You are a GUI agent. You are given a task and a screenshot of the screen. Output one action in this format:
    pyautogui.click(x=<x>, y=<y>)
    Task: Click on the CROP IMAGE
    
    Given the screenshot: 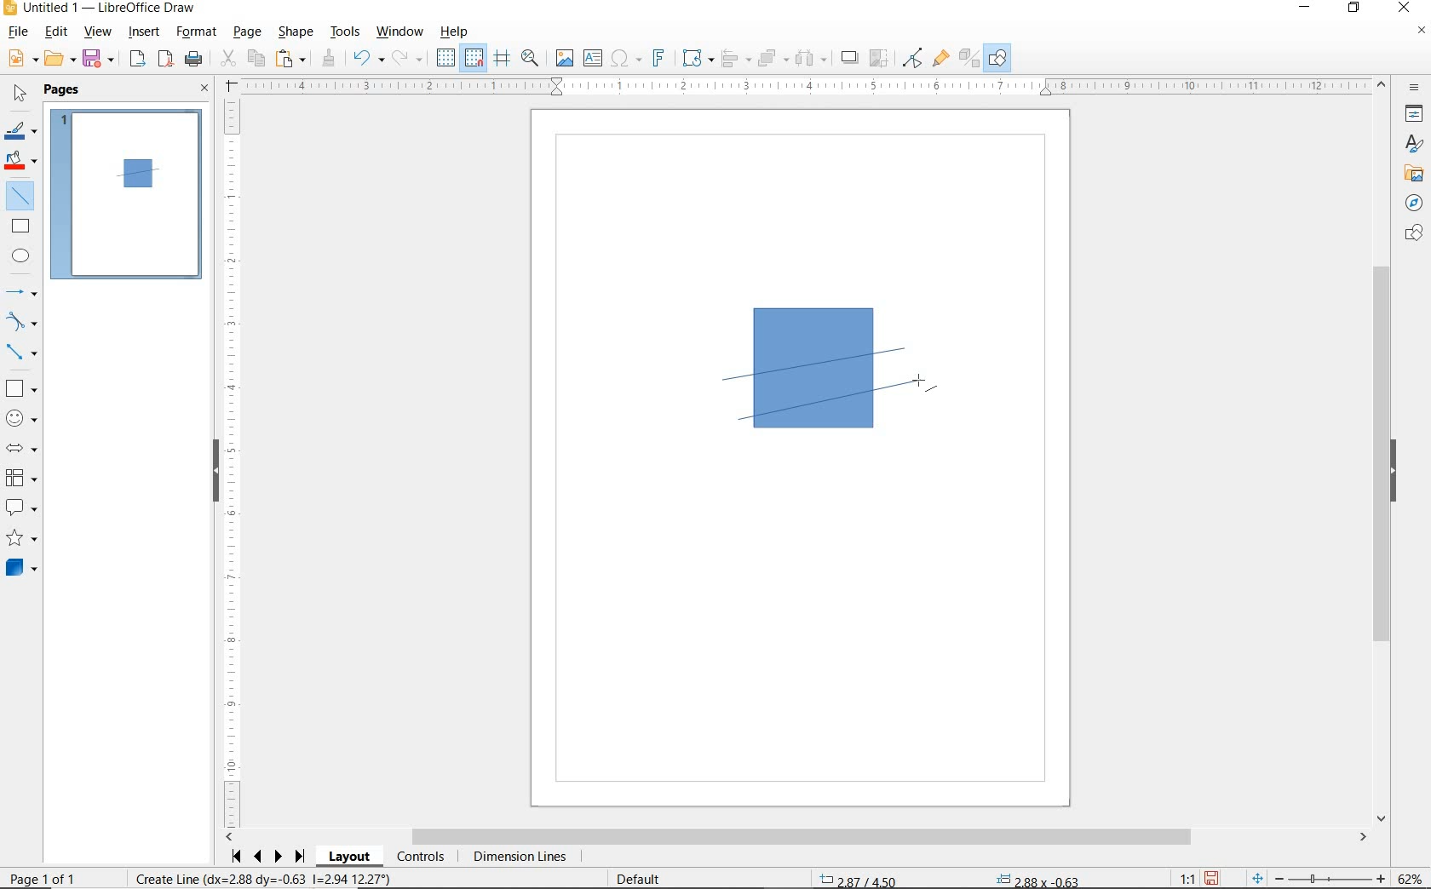 What is the action you would take?
    pyautogui.click(x=880, y=59)
    